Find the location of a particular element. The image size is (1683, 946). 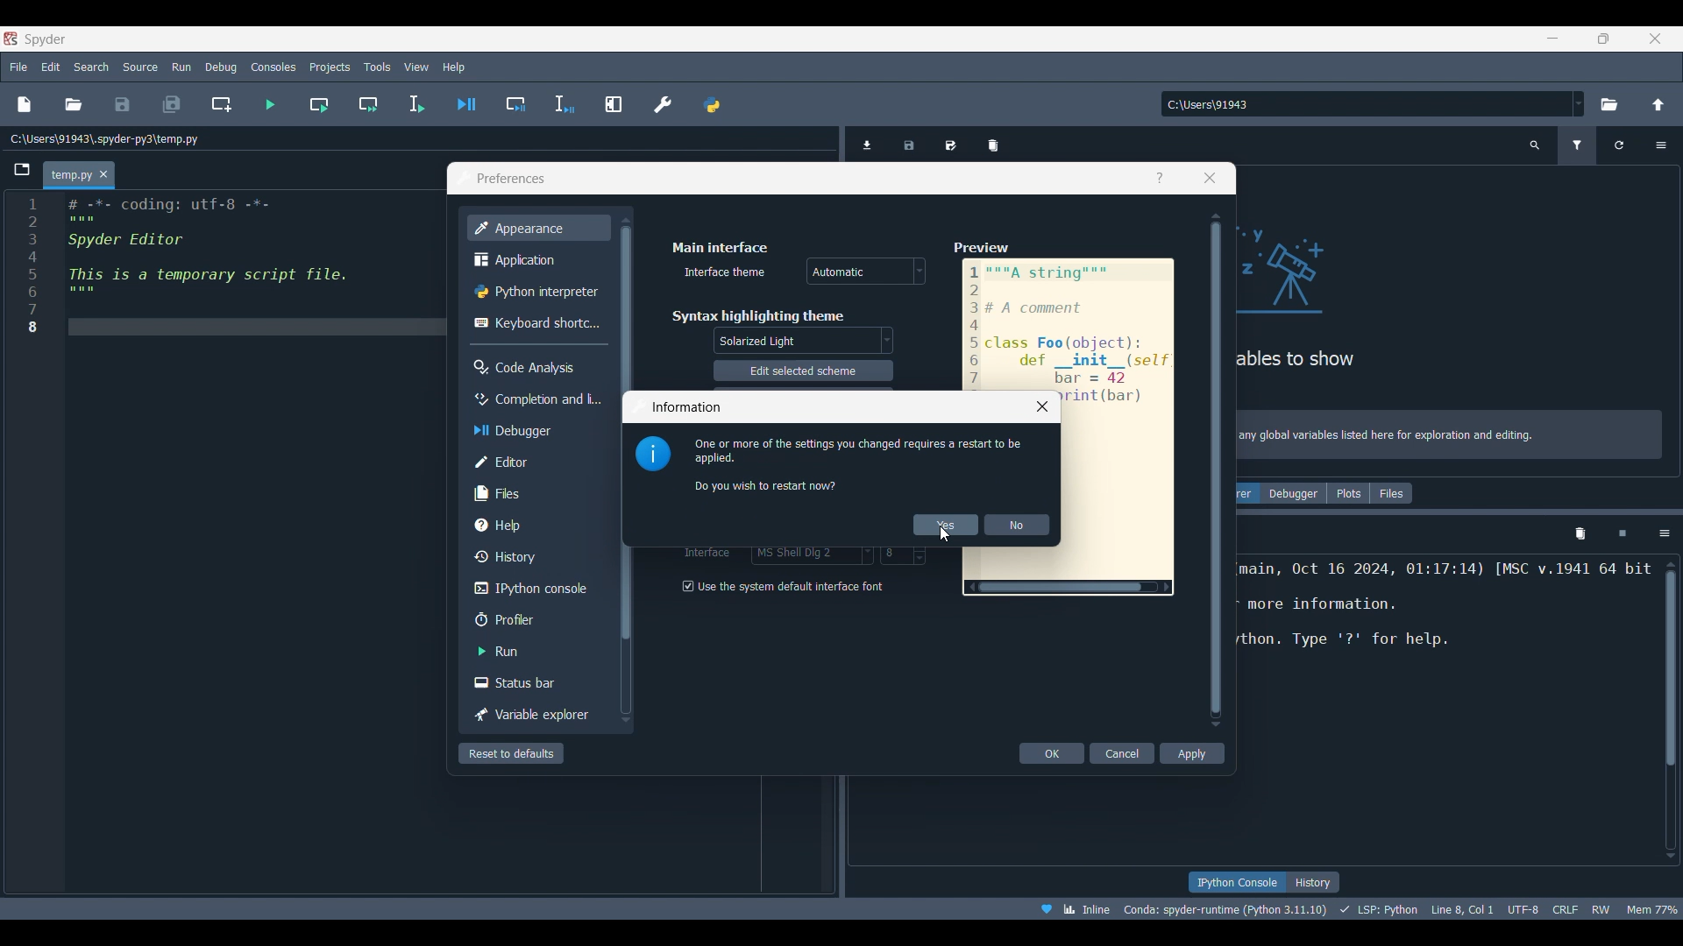

Create new cell at current line is located at coordinates (221, 103).